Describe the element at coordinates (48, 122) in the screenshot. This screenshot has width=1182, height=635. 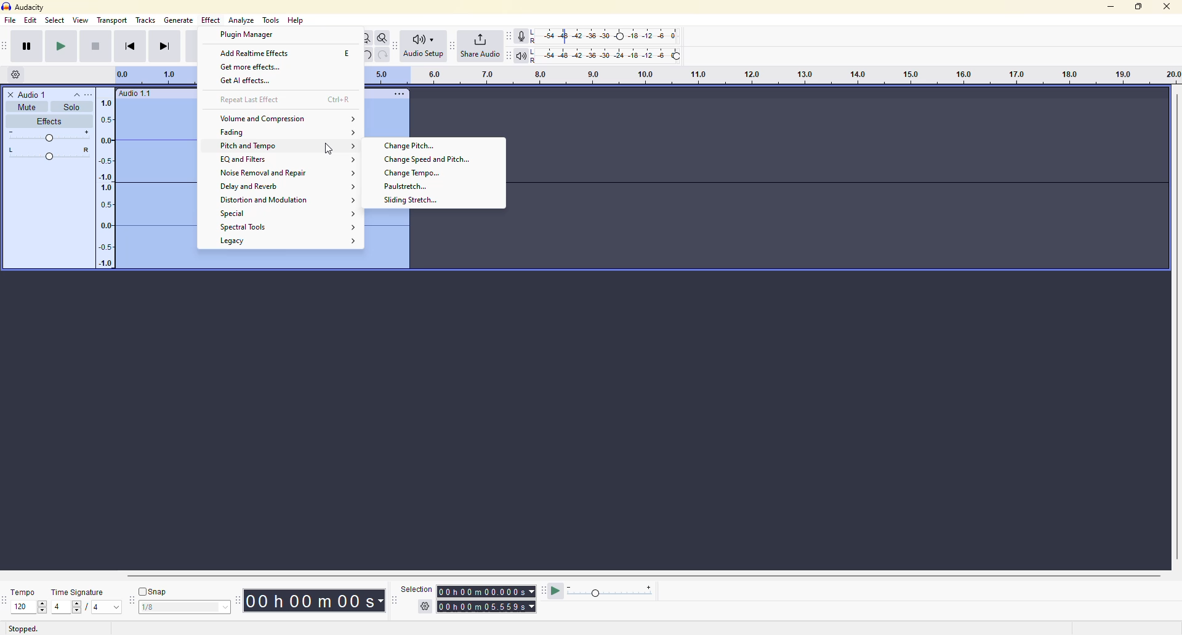
I see `effects` at that location.